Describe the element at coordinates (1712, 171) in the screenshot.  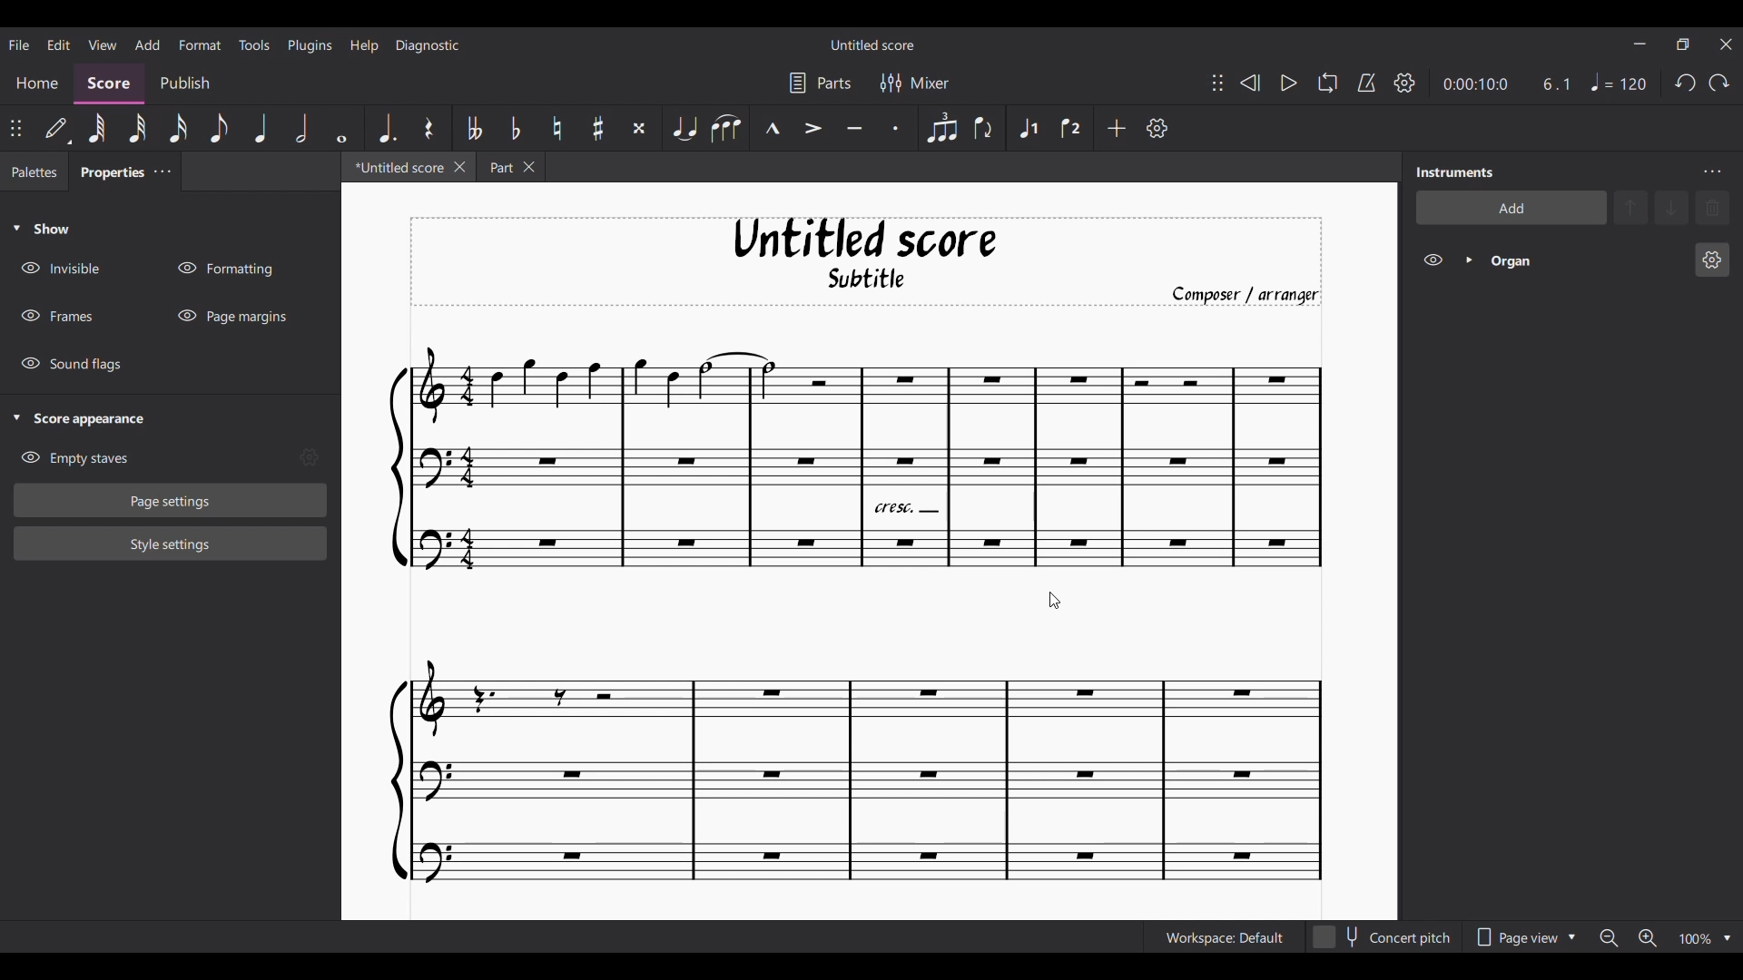
I see `Instruments panel settings` at that location.